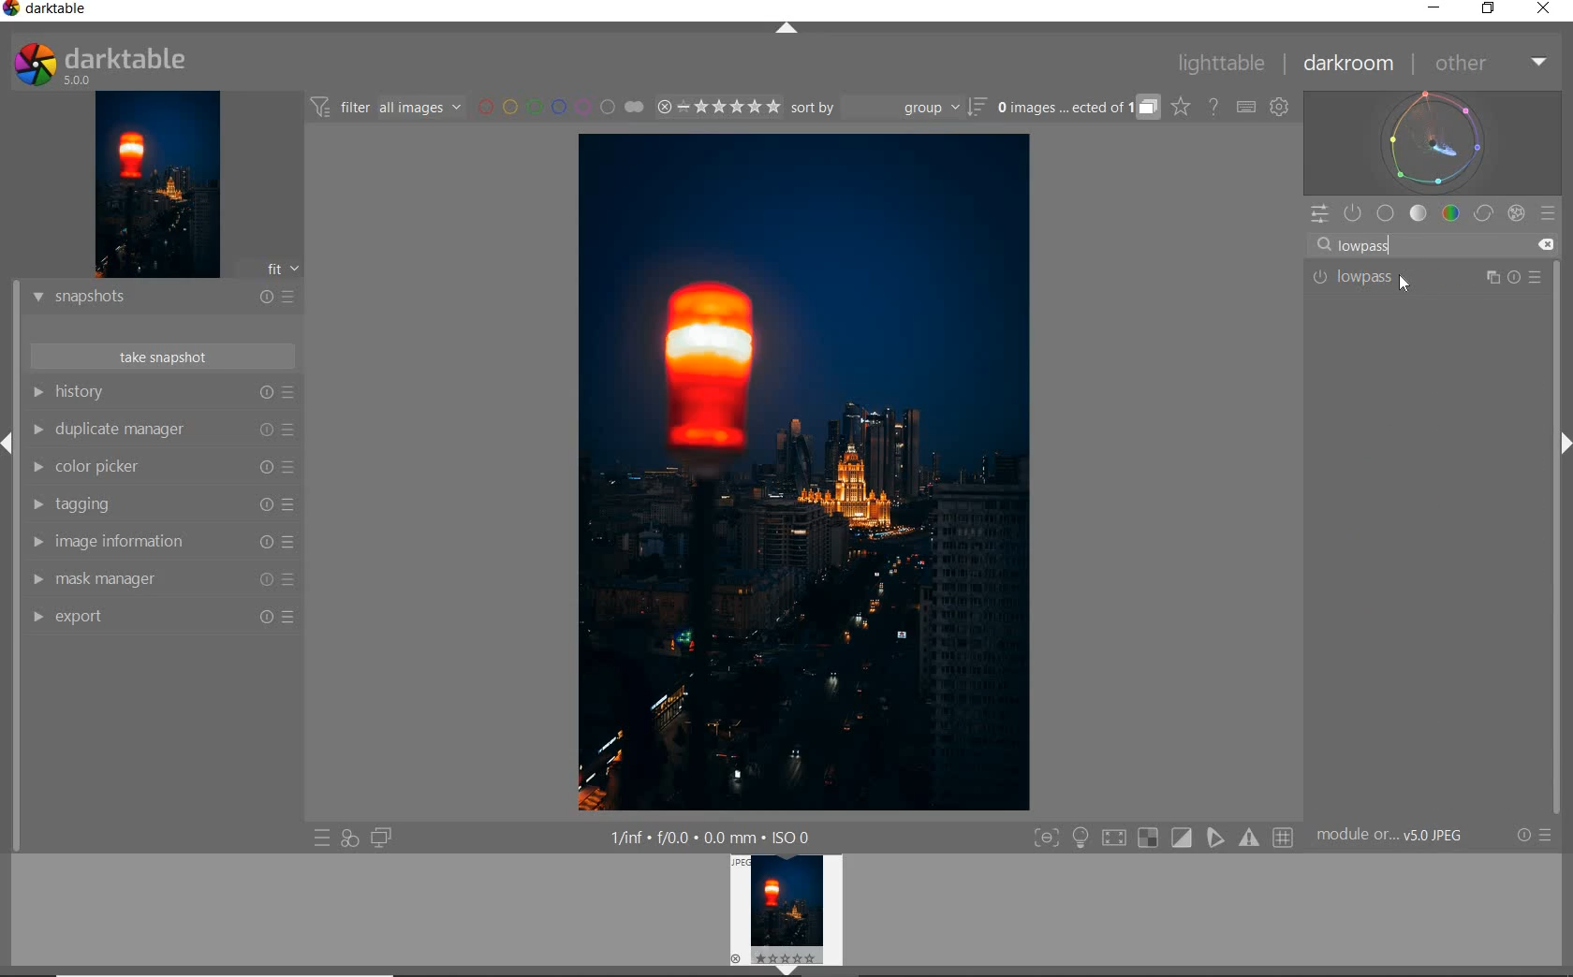  What do you see at coordinates (123, 431) in the screenshot?
I see `DUPLICATE MANAGER` at bounding box center [123, 431].